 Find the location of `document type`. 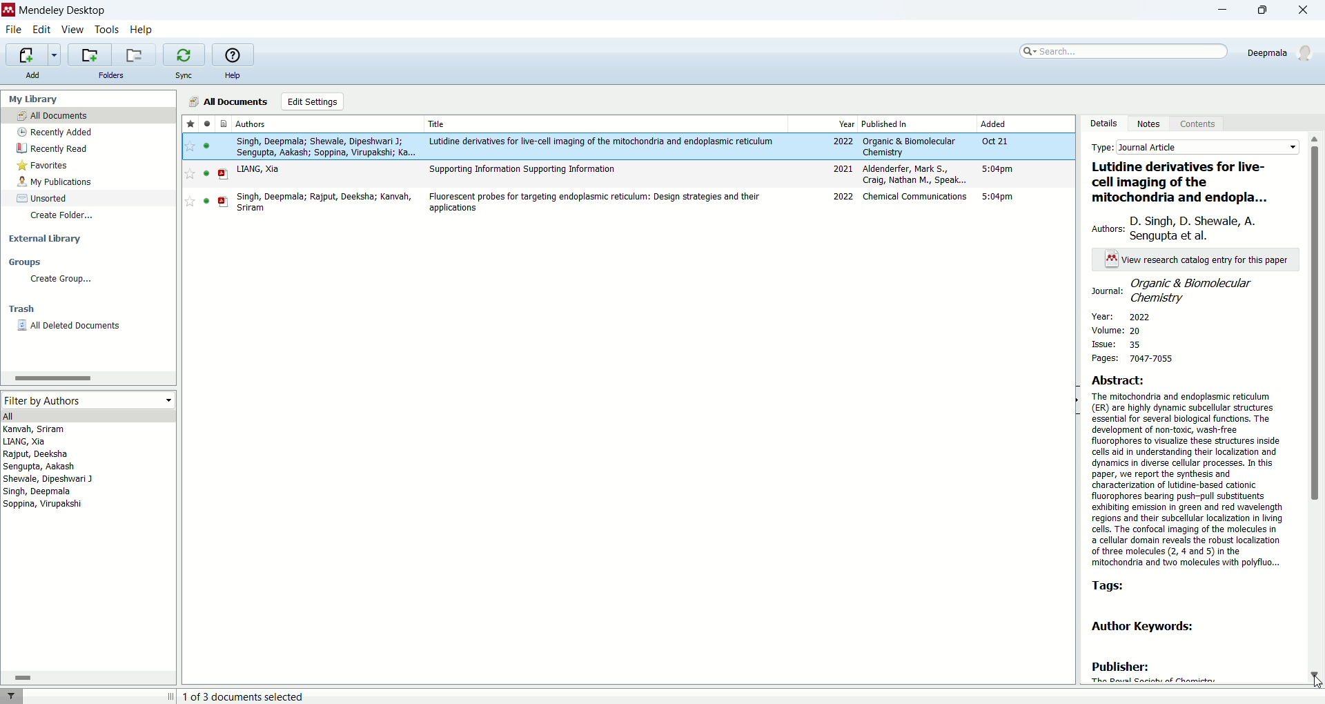

document type is located at coordinates (225, 123).